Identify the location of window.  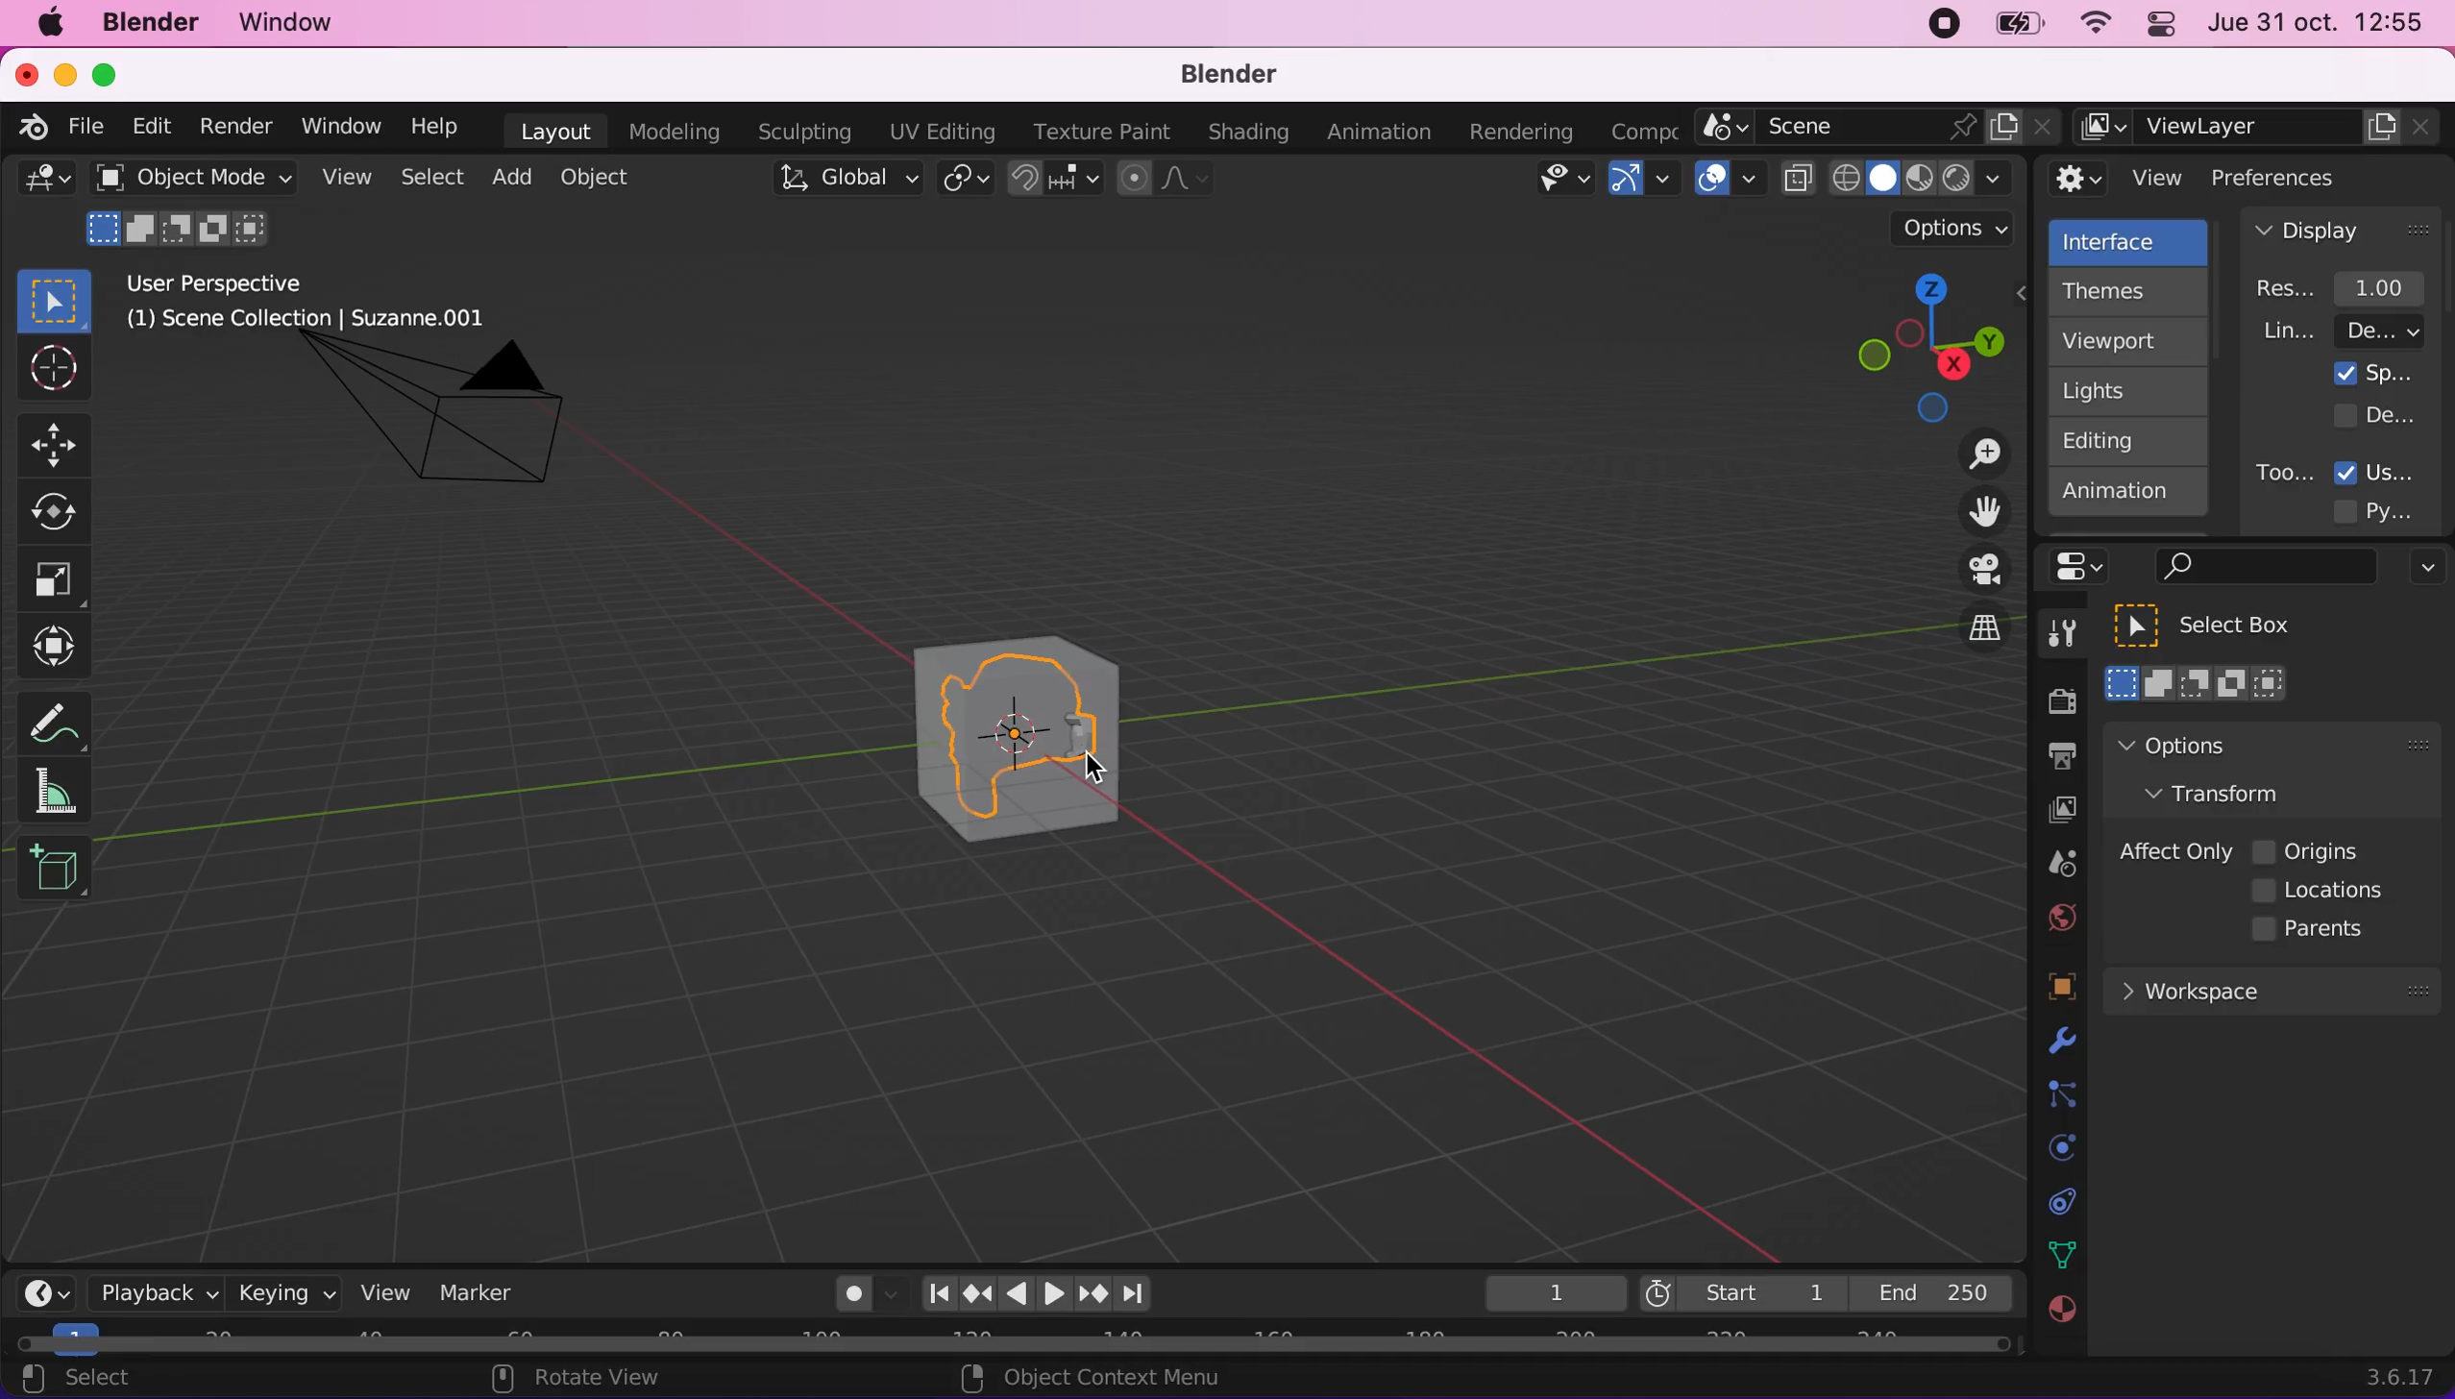
(339, 126).